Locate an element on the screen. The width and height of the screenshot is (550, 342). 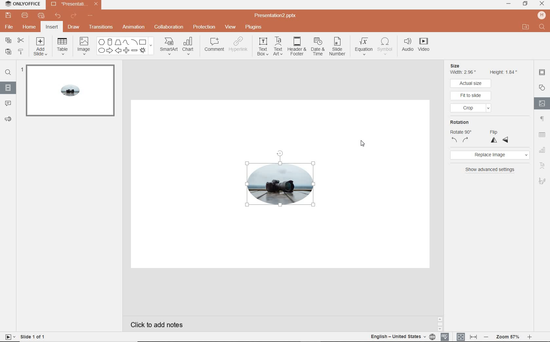
protection is located at coordinates (204, 28).